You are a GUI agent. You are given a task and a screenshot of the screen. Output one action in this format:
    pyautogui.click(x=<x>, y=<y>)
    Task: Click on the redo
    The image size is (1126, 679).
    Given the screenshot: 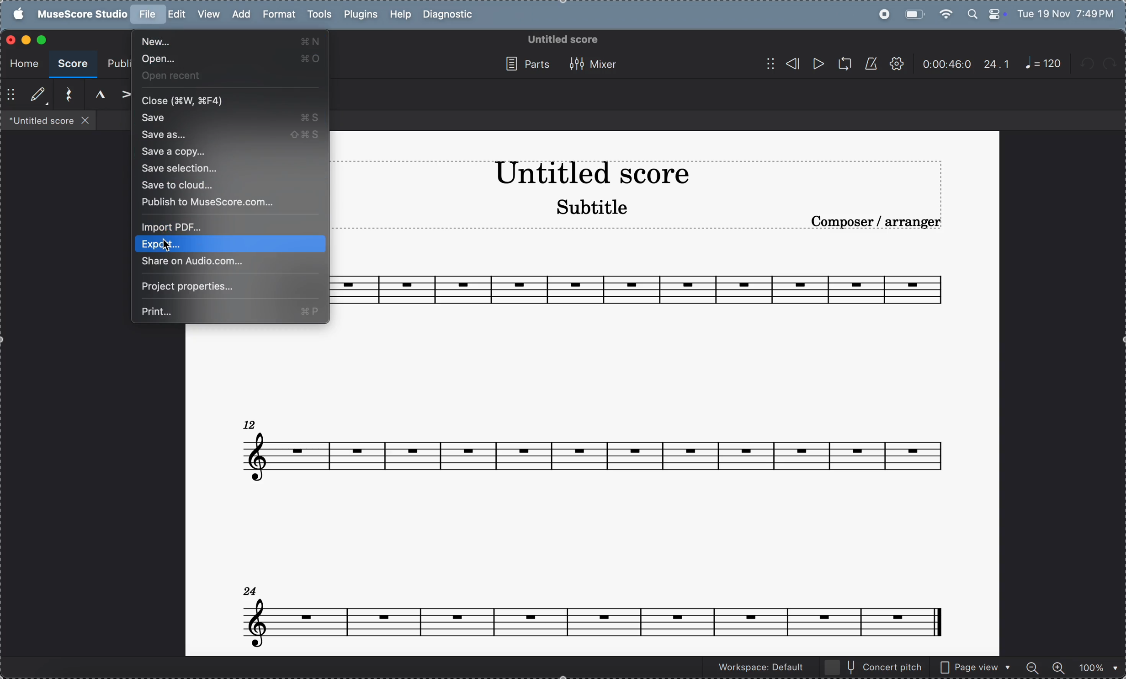 What is the action you would take?
    pyautogui.click(x=1115, y=64)
    